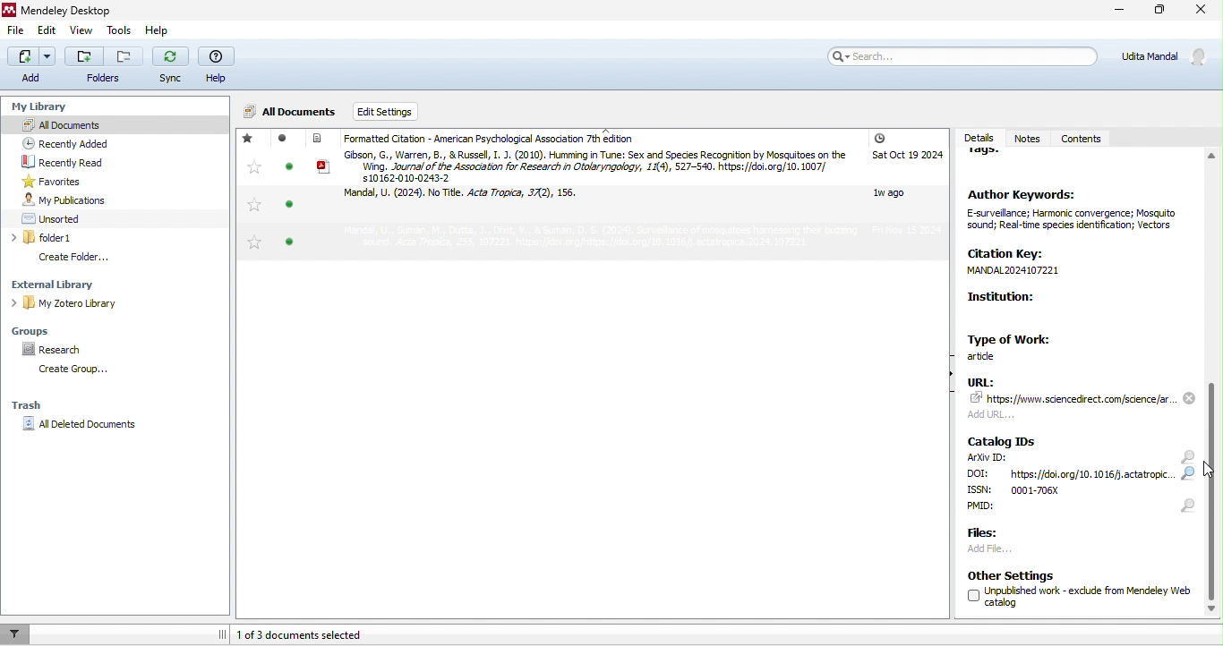 The image size is (1223, 646). What do you see at coordinates (105, 67) in the screenshot?
I see `folders` at bounding box center [105, 67].